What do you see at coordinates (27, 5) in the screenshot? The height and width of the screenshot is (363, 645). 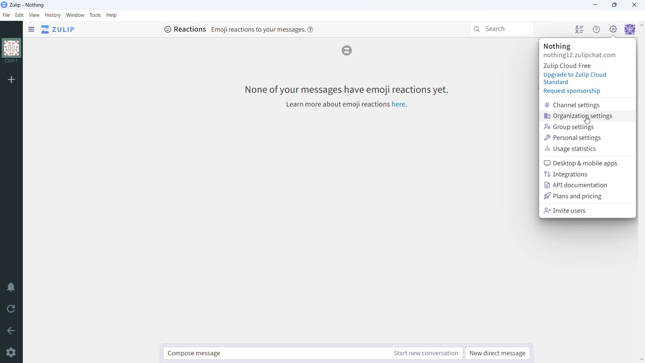 I see `title` at bounding box center [27, 5].